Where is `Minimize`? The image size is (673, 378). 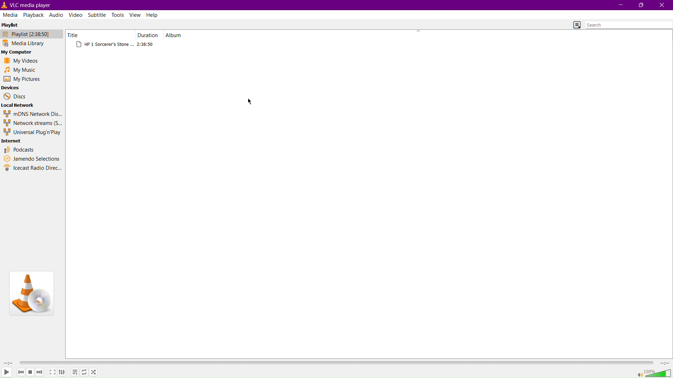
Minimize is located at coordinates (619, 5).